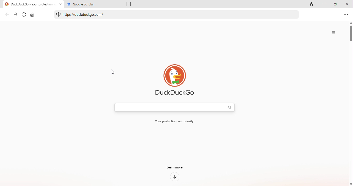  What do you see at coordinates (346, 14) in the screenshot?
I see `options` at bounding box center [346, 14].